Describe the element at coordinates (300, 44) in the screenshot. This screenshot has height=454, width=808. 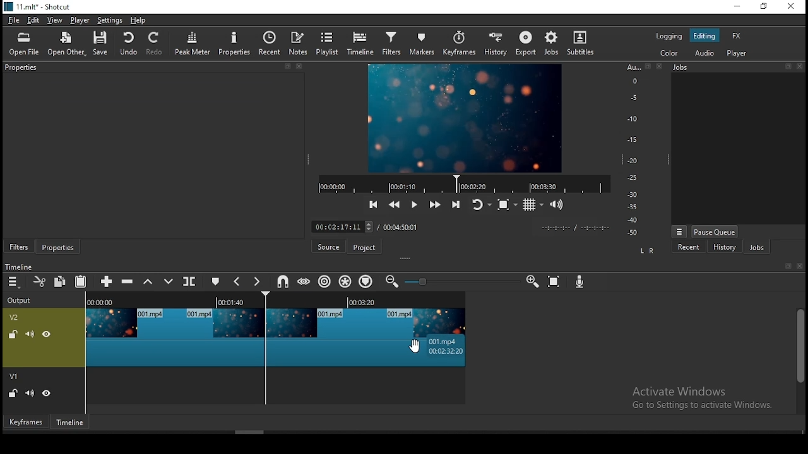
I see `notes` at that location.